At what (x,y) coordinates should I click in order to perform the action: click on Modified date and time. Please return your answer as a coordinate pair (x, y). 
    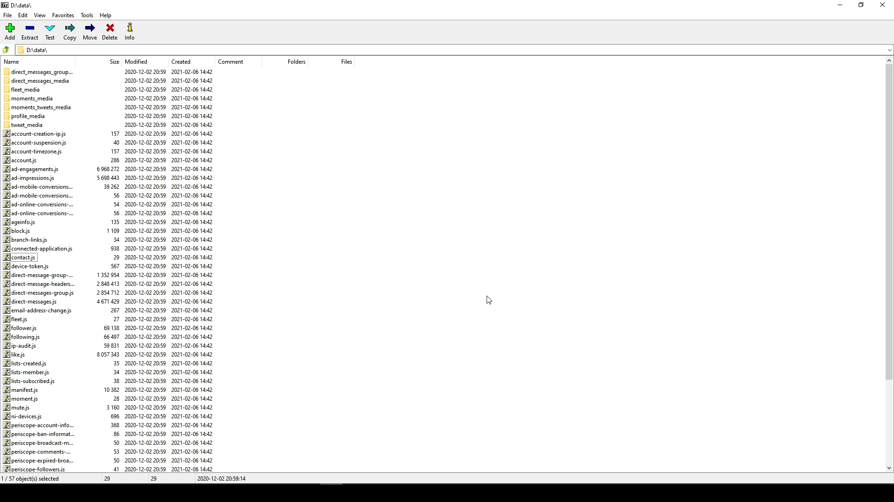
    Looking at the image, I should click on (145, 271).